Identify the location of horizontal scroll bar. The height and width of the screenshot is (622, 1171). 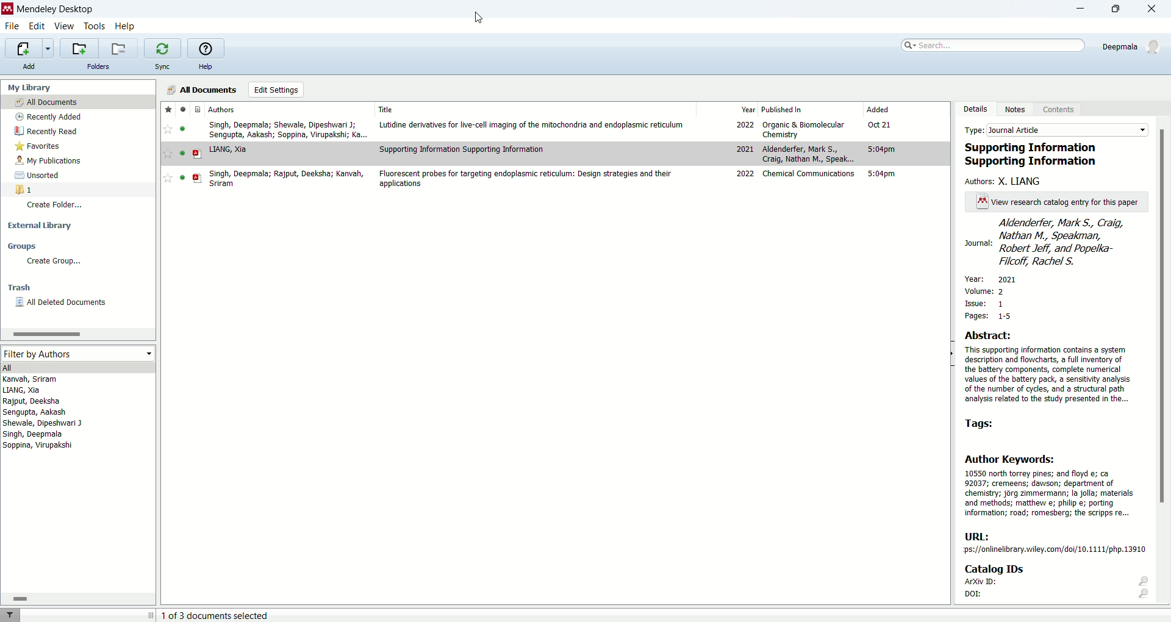
(77, 598).